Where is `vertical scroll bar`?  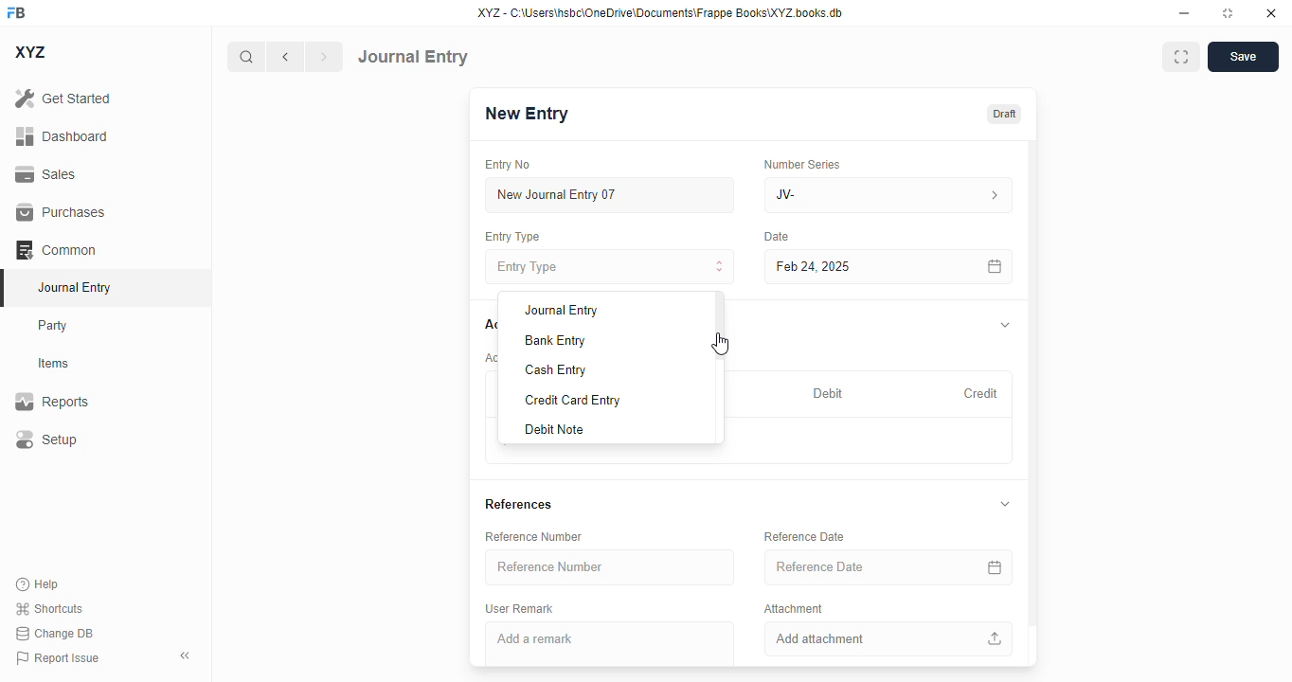
vertical scroll bar is located at coordinates (1032, 404).